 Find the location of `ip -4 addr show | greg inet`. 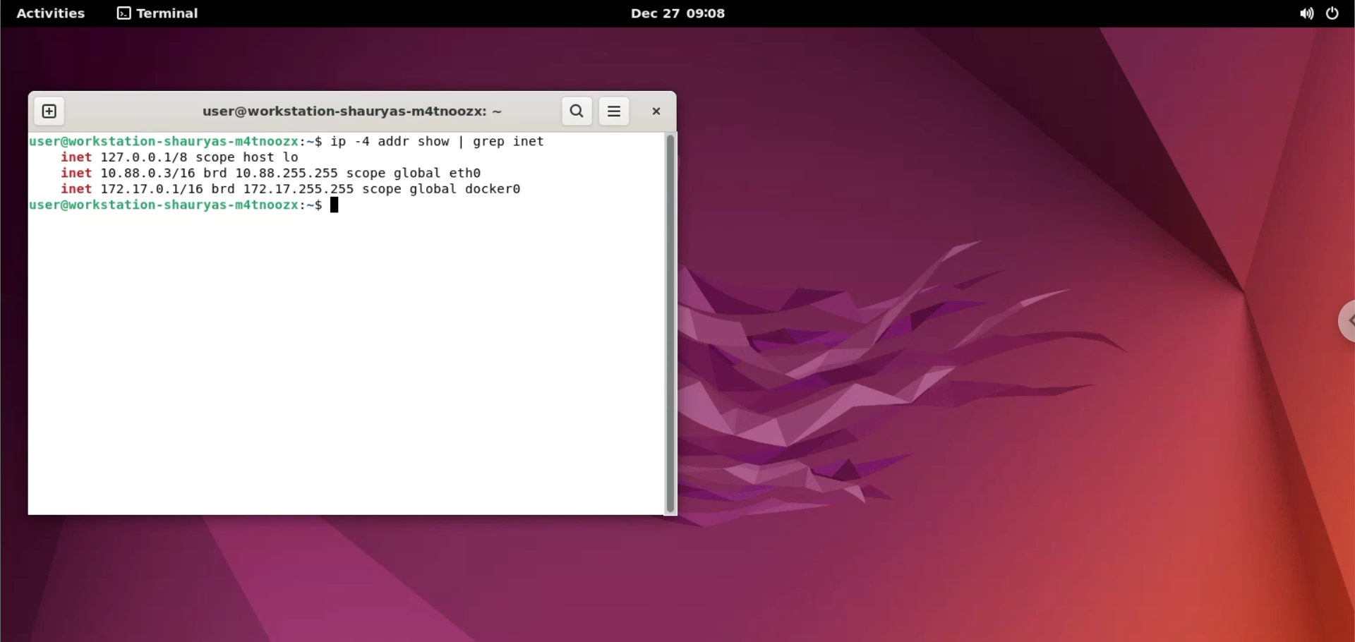

ip -4 addr show | greg inet is located at coordinates (435, 141).